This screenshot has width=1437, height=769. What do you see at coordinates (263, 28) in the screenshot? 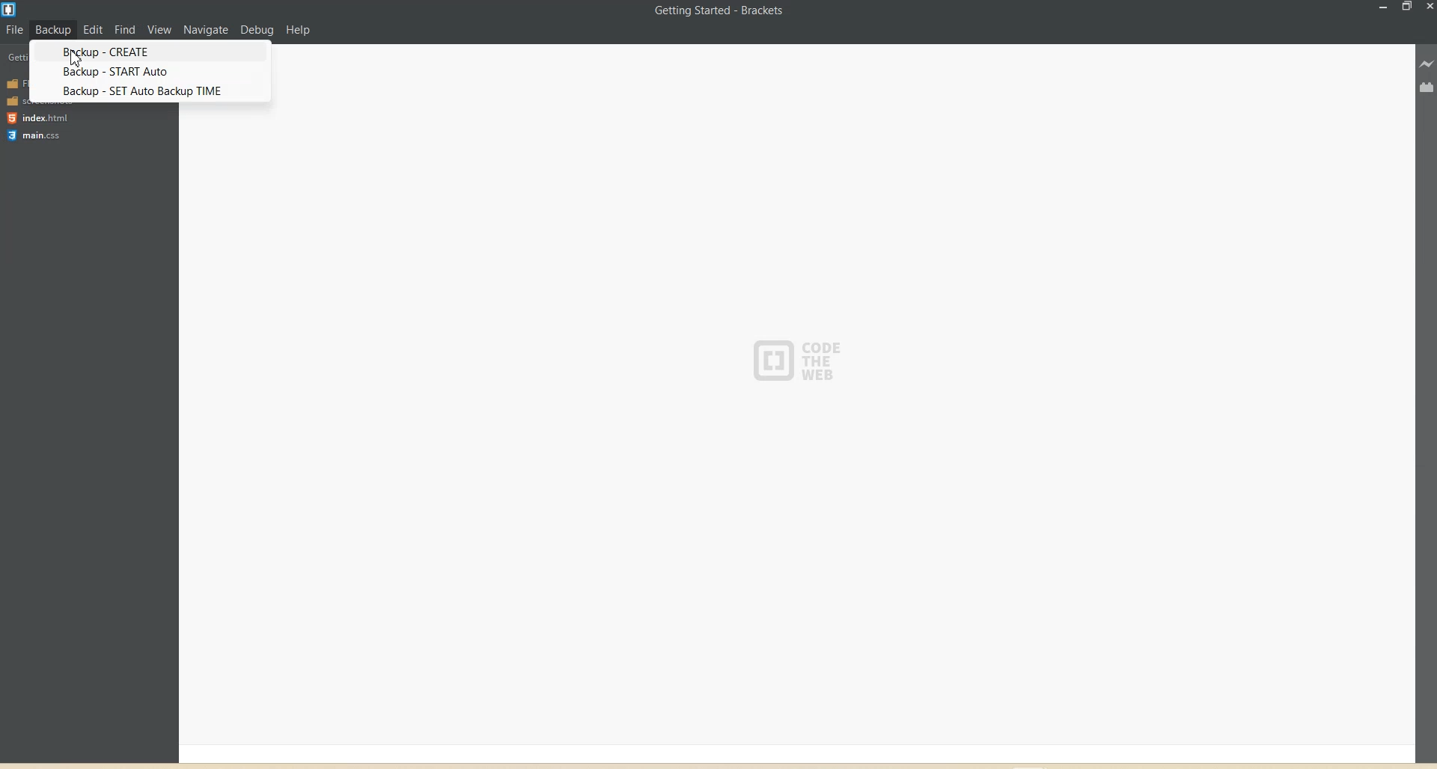
I see `Debug` at bounding box center [263, 28].